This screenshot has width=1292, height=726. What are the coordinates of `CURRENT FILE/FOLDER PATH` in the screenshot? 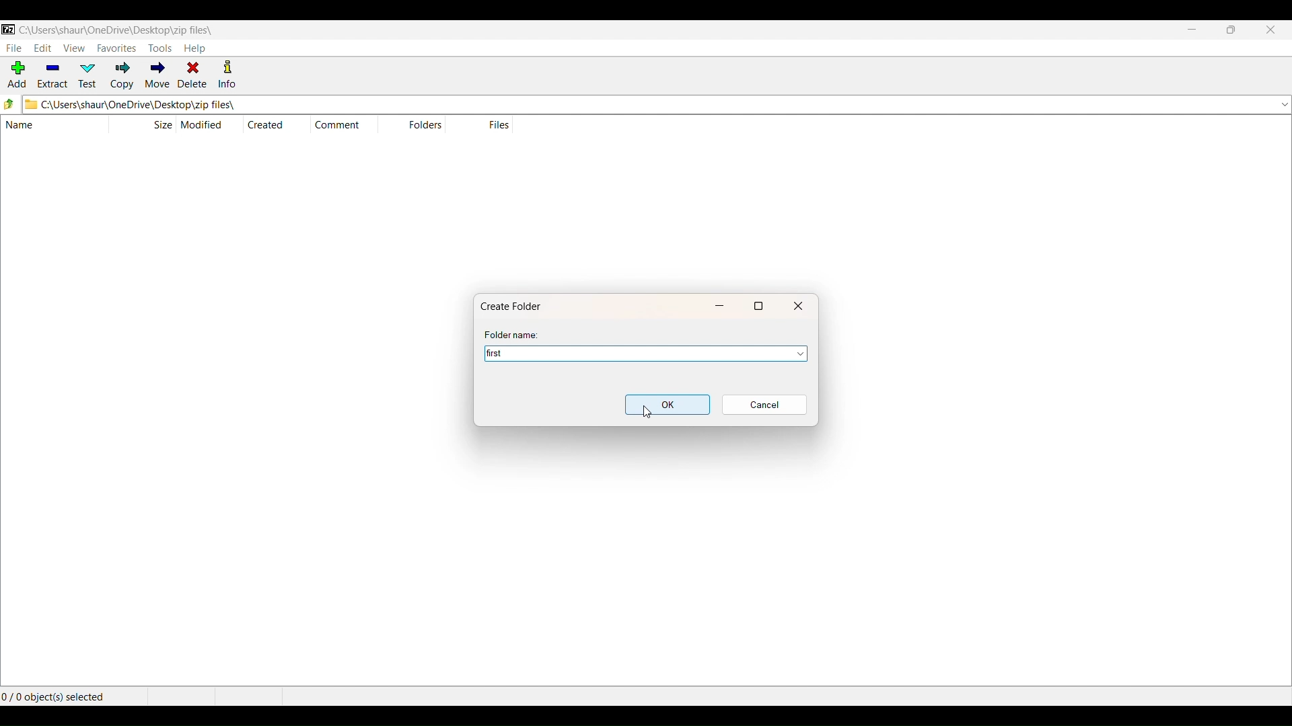 It's located at (116, 28).